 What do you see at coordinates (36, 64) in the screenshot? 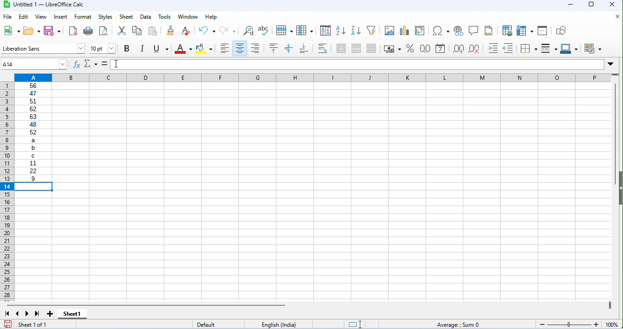
I see `input cell number` at bounding box center [36, 64].